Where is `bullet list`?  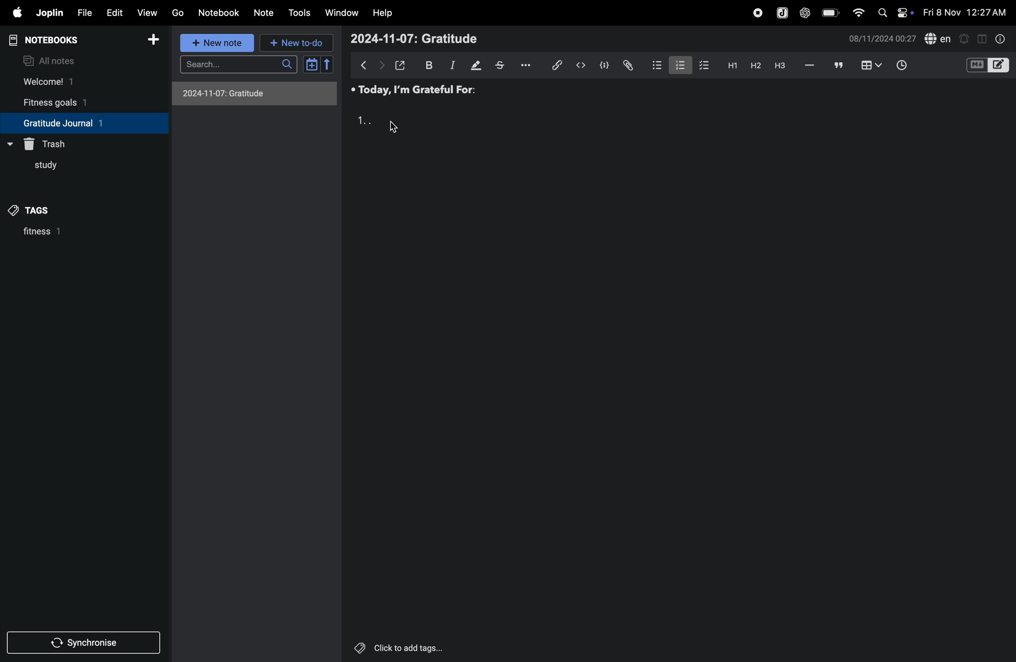 bullet list is located at coordinates (653, 65).